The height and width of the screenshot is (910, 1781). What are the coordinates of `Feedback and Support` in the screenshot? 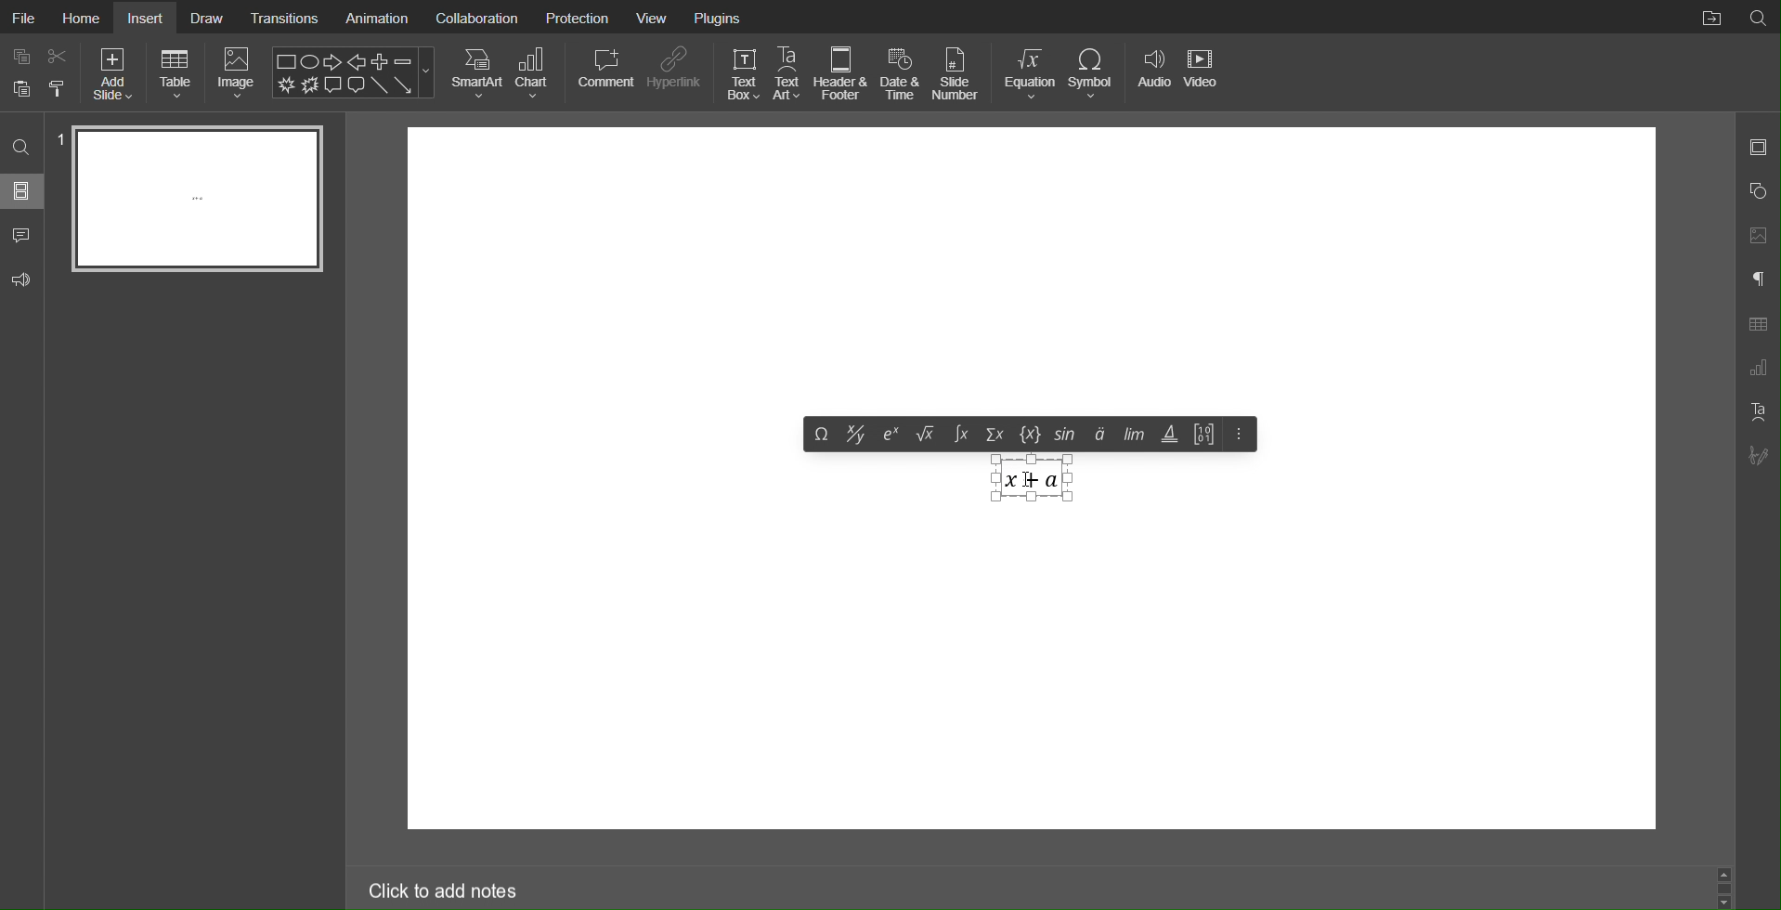 It's located at (24, 280).